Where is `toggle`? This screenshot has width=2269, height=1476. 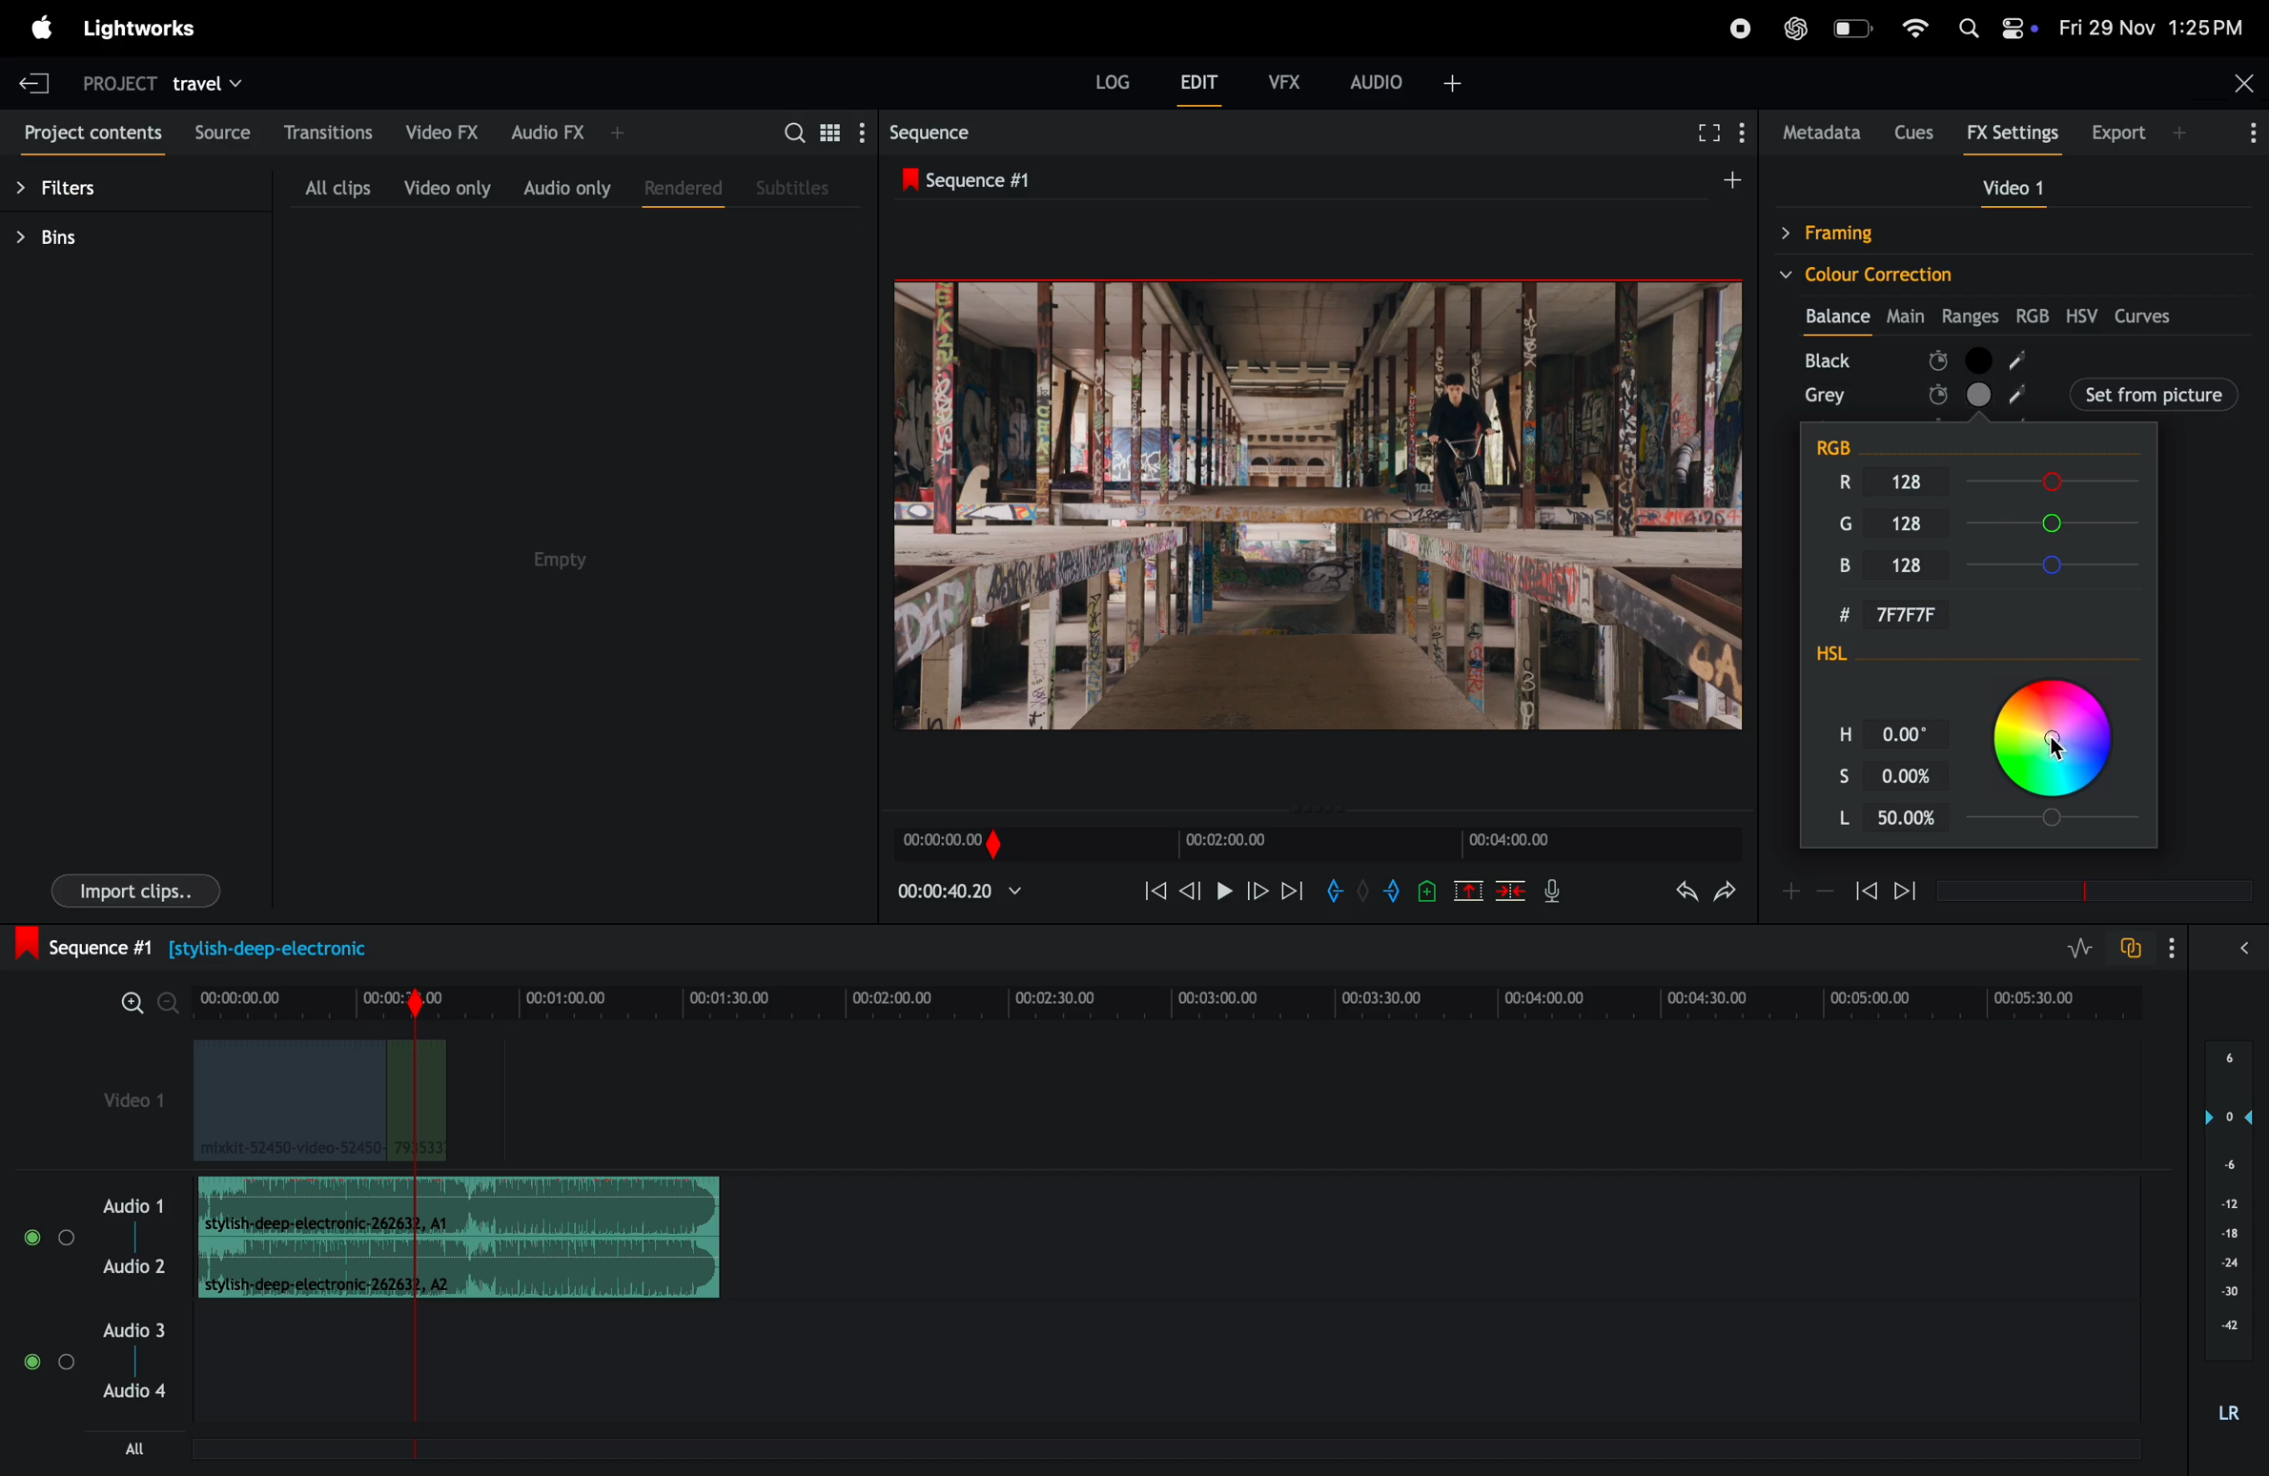 toggle is located at coordinates (31, 1362).